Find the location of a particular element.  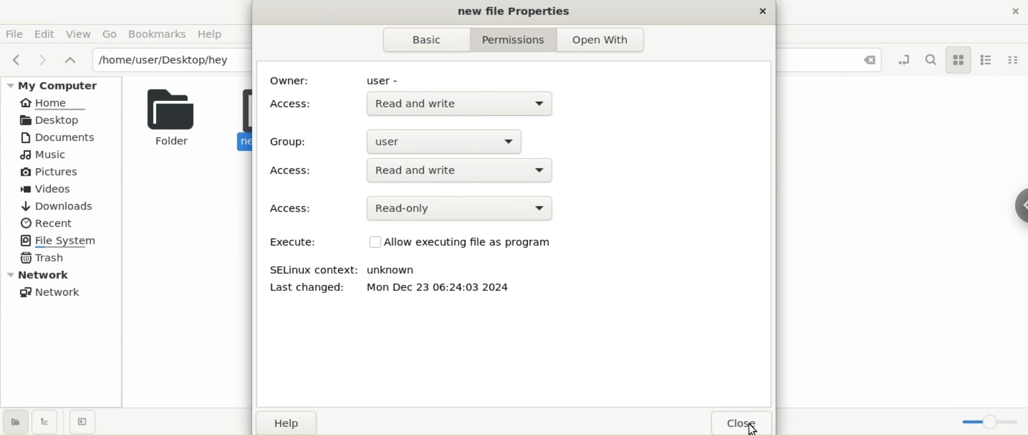

Folder is located at coordinates (168, 116).